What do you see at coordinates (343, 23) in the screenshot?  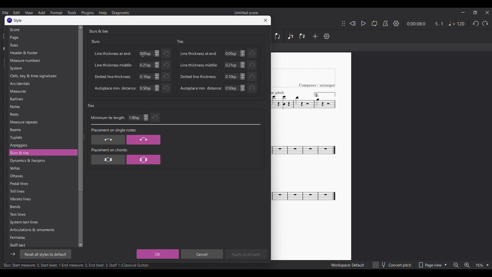 I see `Change position` at bounding box center [343, 23].